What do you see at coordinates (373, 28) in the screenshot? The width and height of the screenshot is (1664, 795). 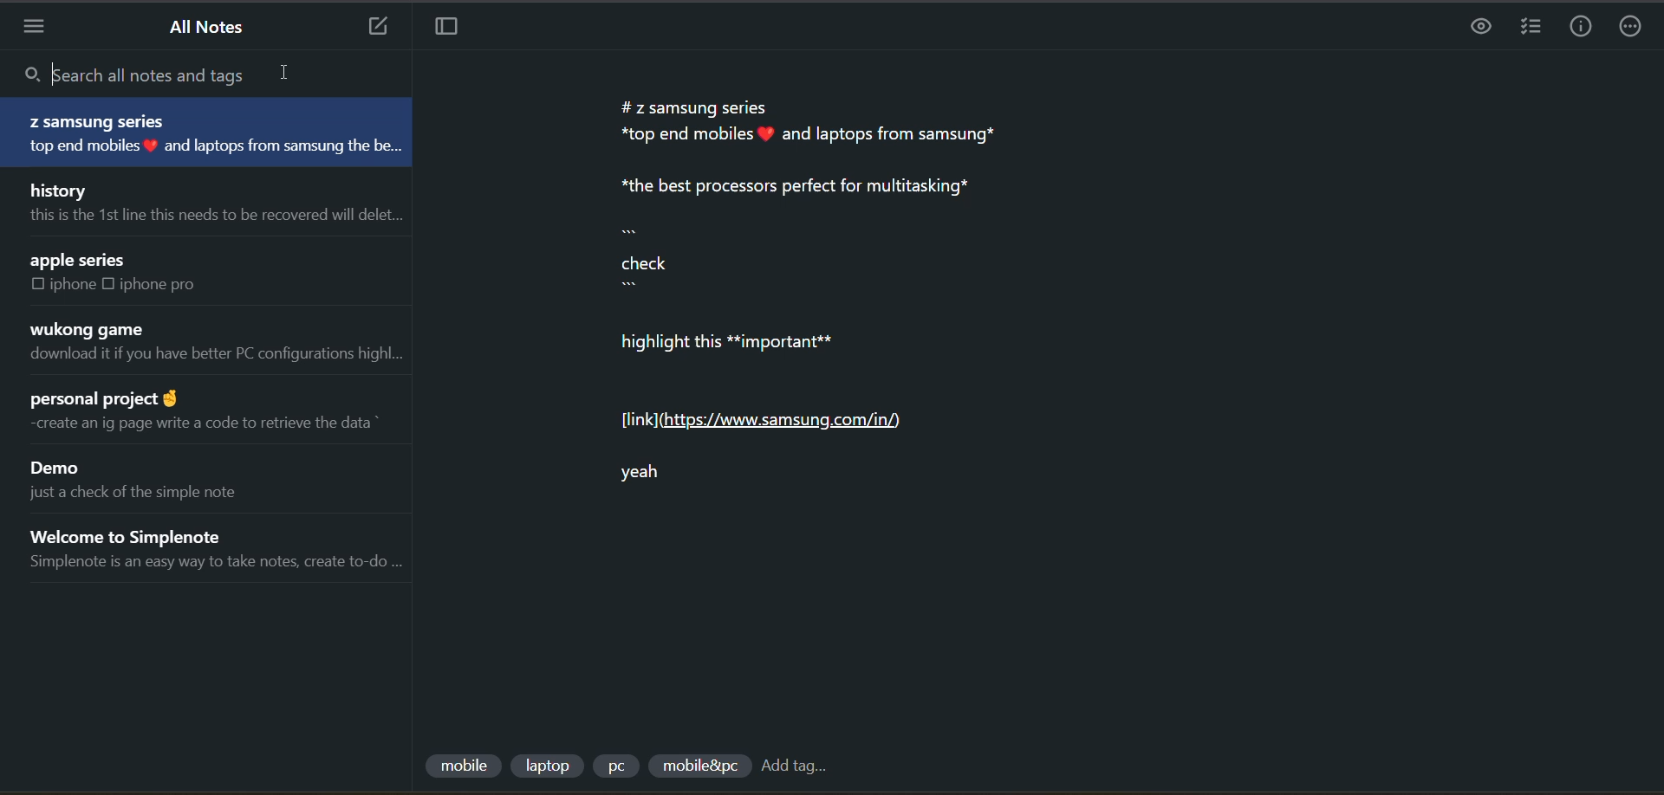 I see `add new note` at bounding box center [373, 28].